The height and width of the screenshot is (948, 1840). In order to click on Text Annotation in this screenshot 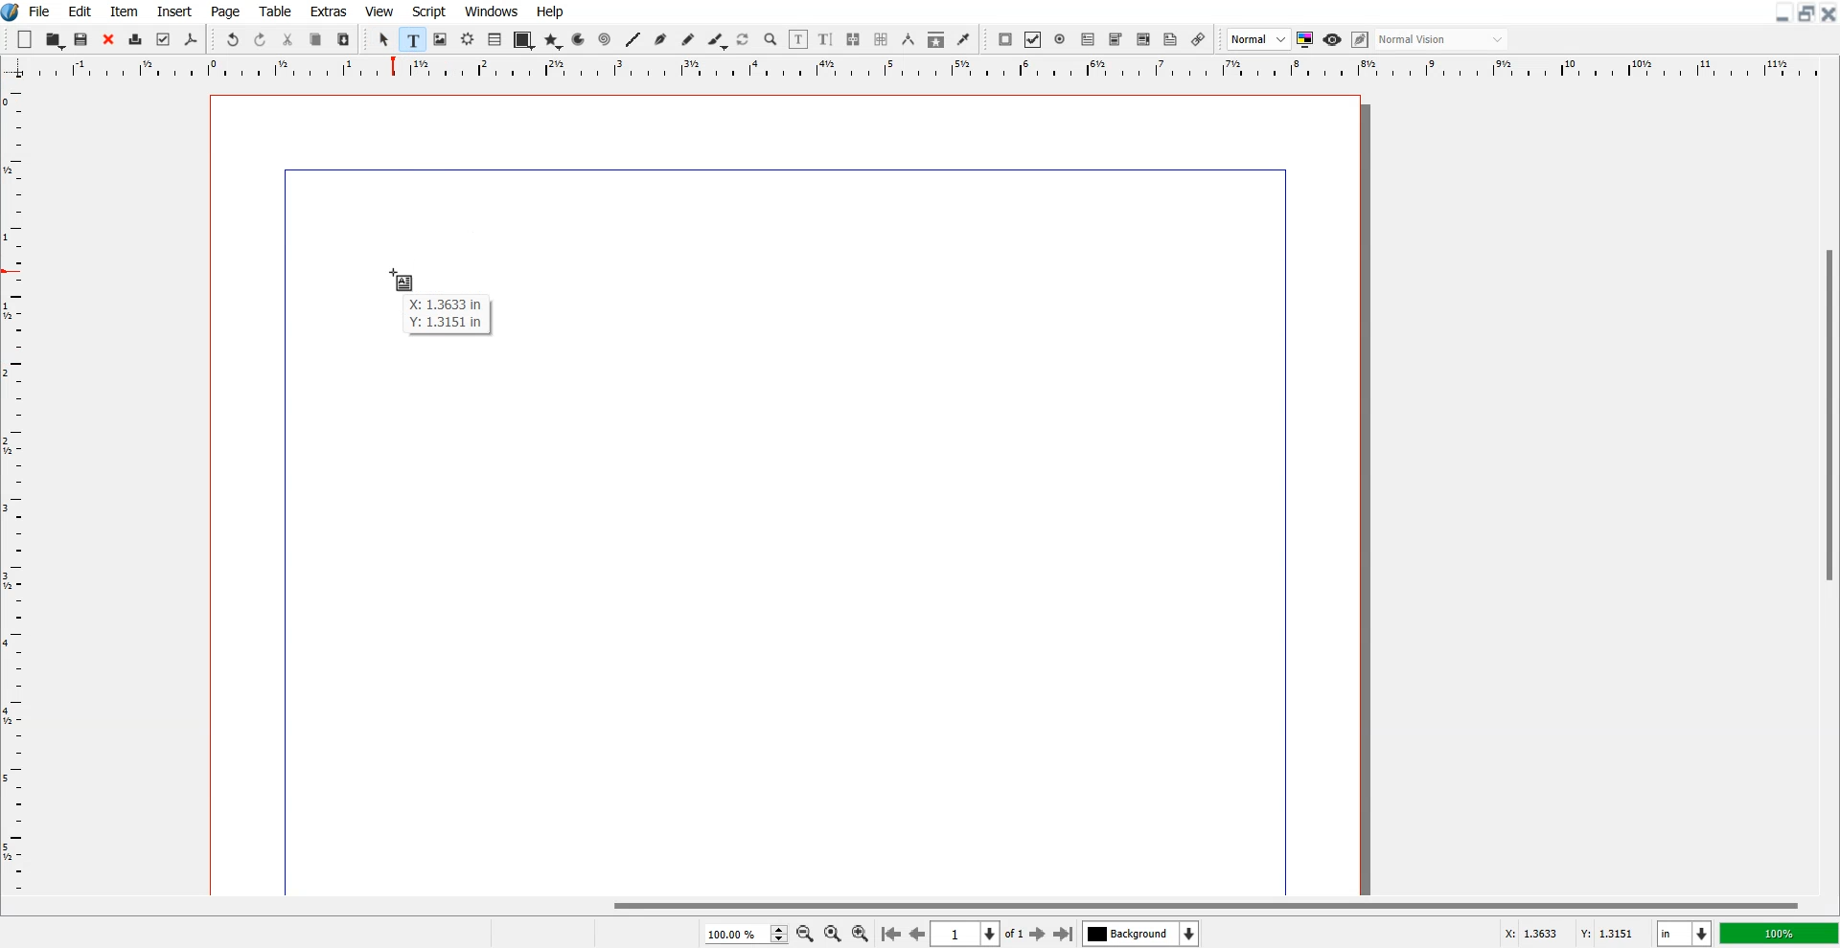, I will do `click(1170, 40)`.